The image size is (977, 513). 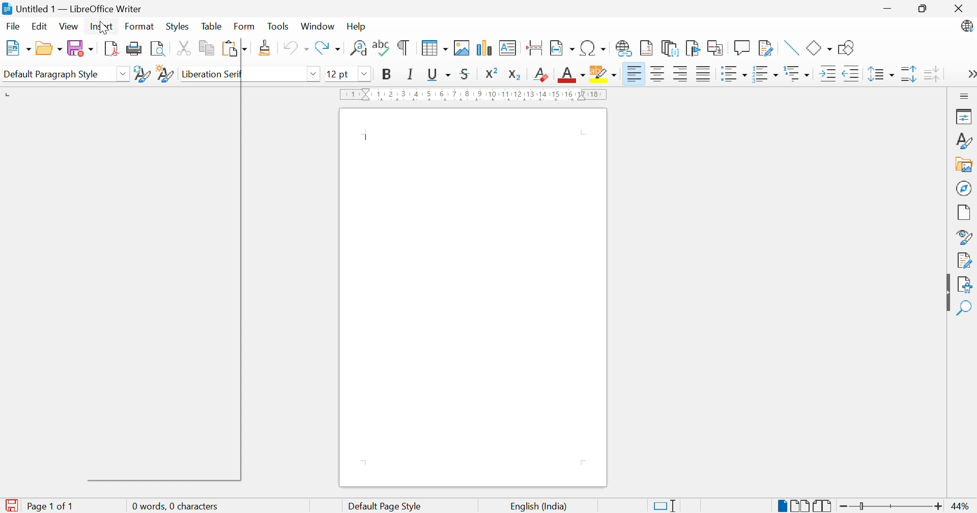 What do you see at coordinates (492, 73) in the screenshot?
I see `Superscript` at bounding box center [492, 73].